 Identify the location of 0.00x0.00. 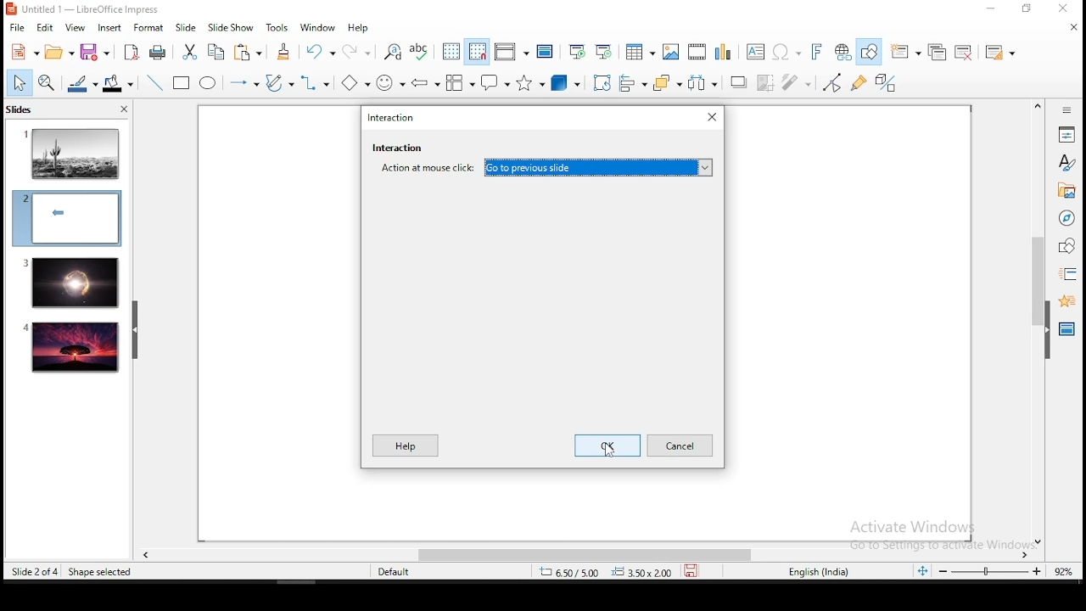
(642, 572).